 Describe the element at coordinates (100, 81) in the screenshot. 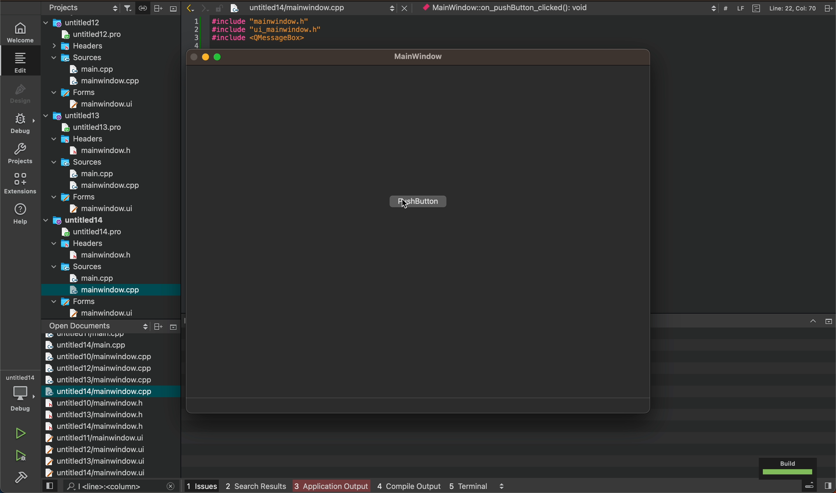

I see `main window.cpp` at that location.